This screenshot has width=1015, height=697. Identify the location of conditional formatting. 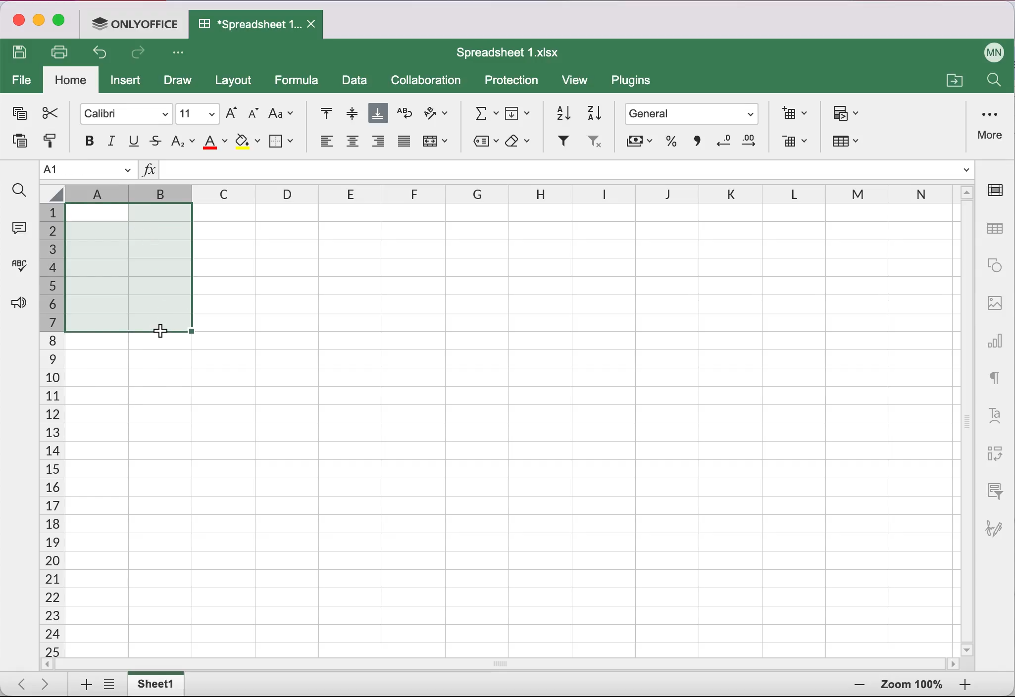
(848, 114).